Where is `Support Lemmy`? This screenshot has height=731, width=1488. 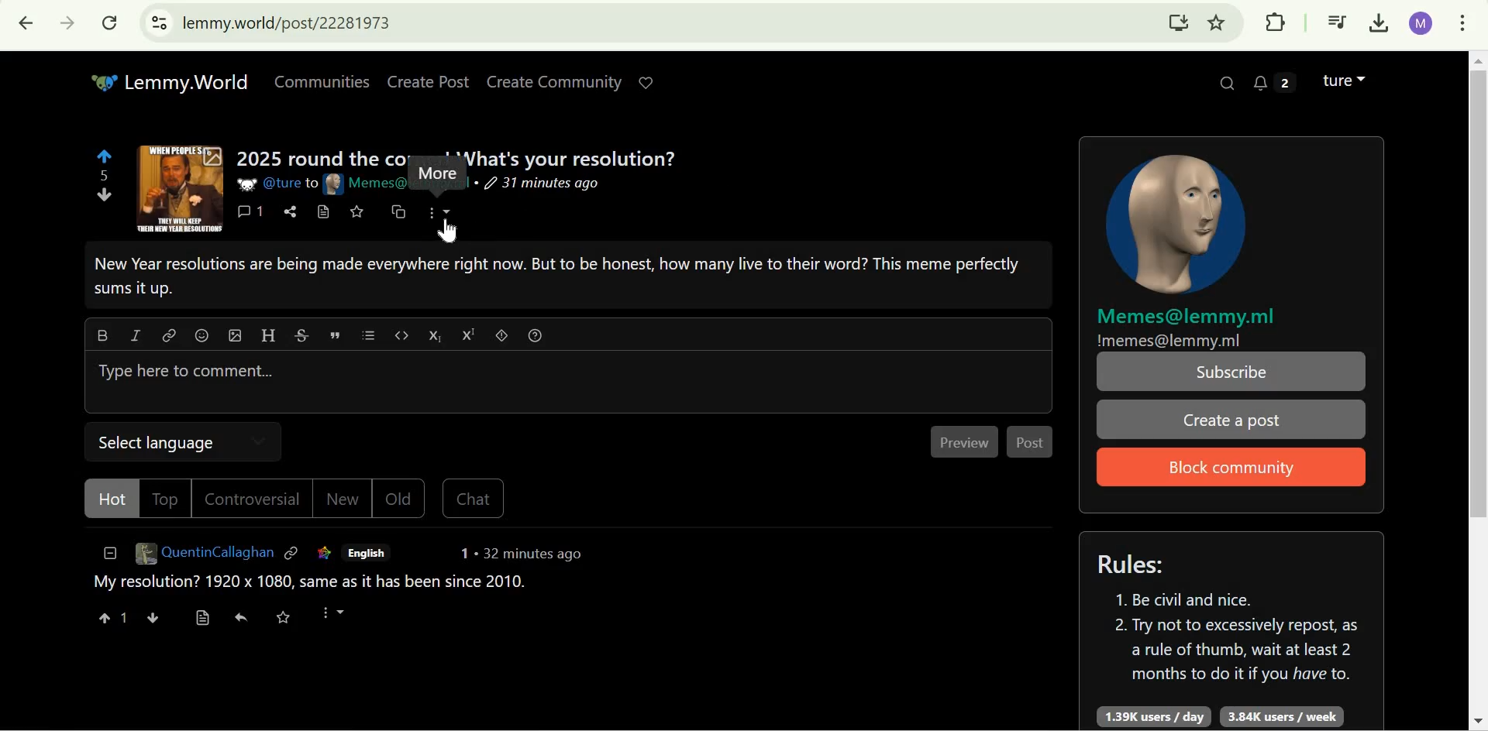 Support Lemmy is located at coordinates (648, 82).